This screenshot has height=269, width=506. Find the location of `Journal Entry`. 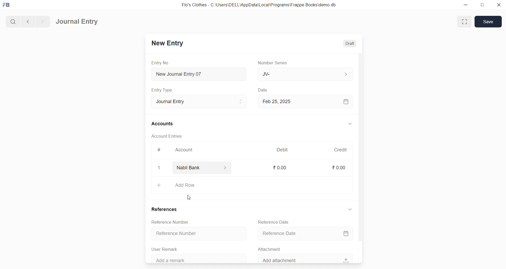

Journal Entry is located at coordinates (197, 102).